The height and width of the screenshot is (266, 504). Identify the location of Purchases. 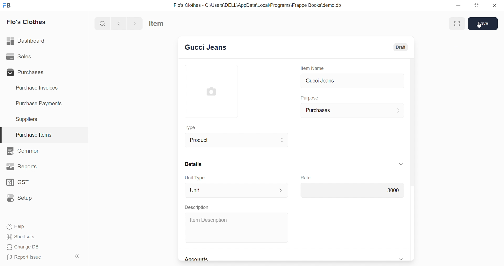
(353, 110).